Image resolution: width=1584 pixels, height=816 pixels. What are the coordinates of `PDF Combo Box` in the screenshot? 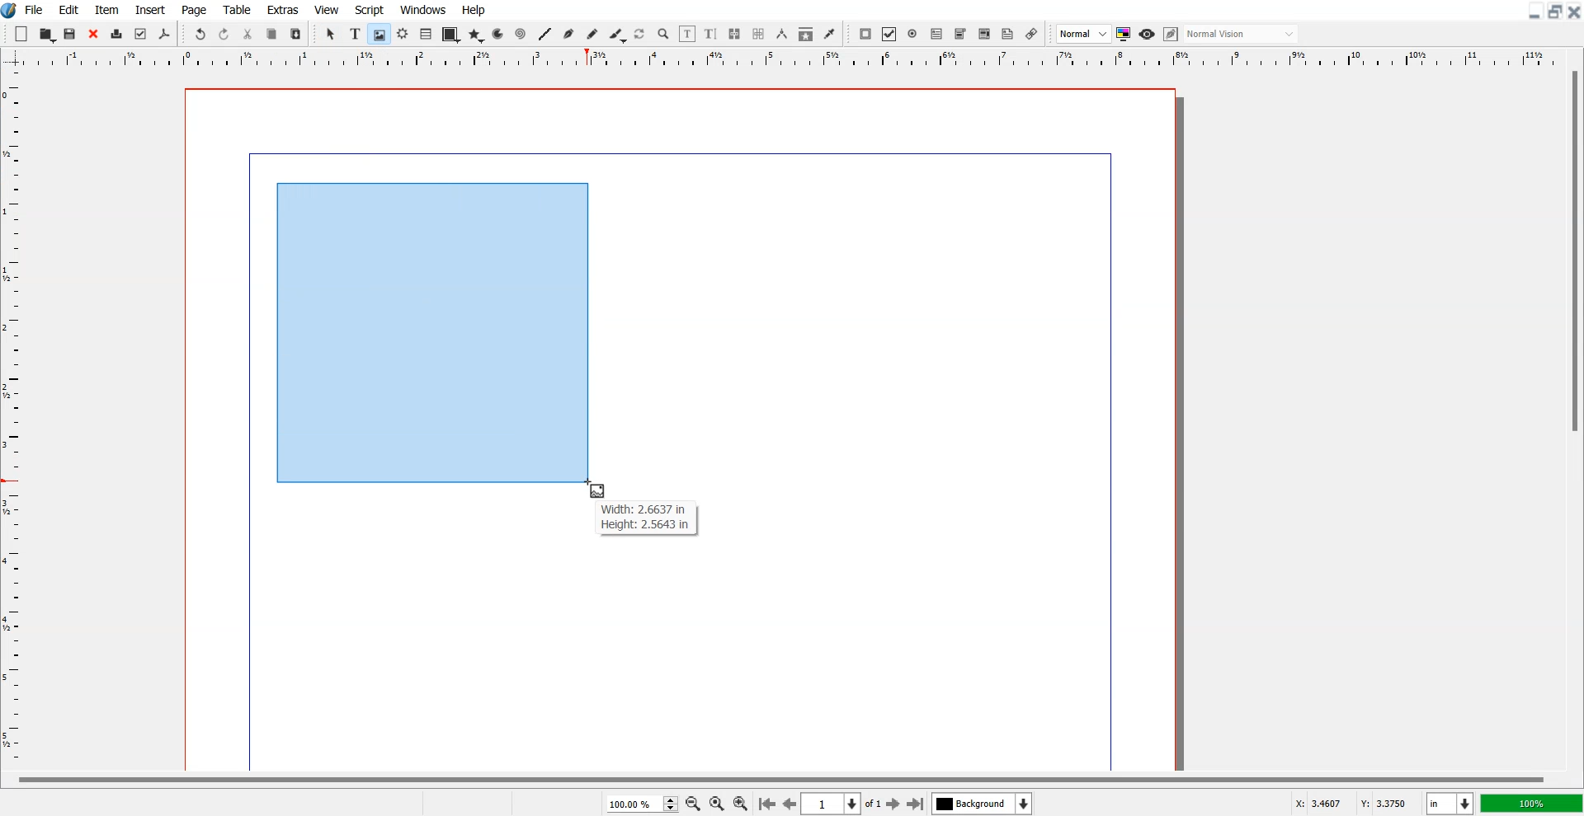 It's located at (960, 35).